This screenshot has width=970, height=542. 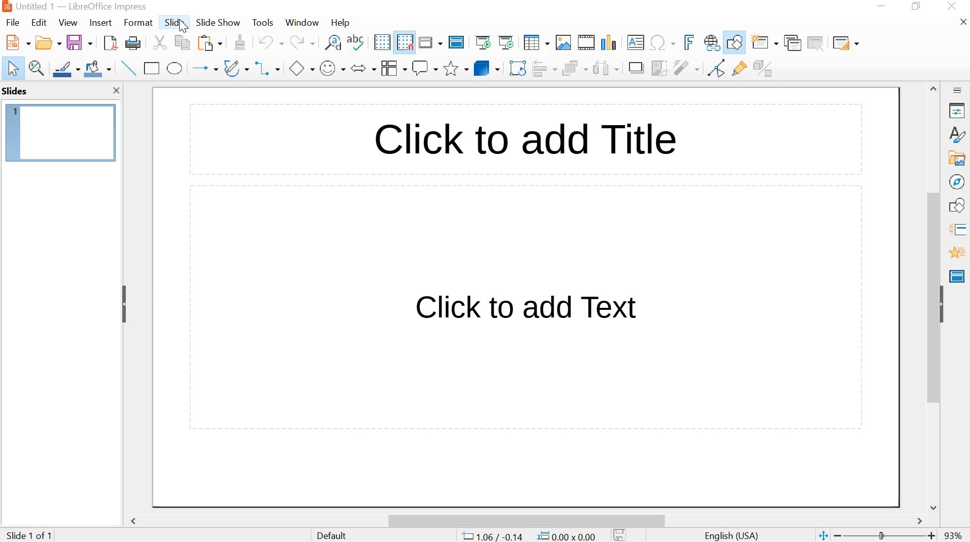 I want to click on Rectangle, so click(x=152, y=69).